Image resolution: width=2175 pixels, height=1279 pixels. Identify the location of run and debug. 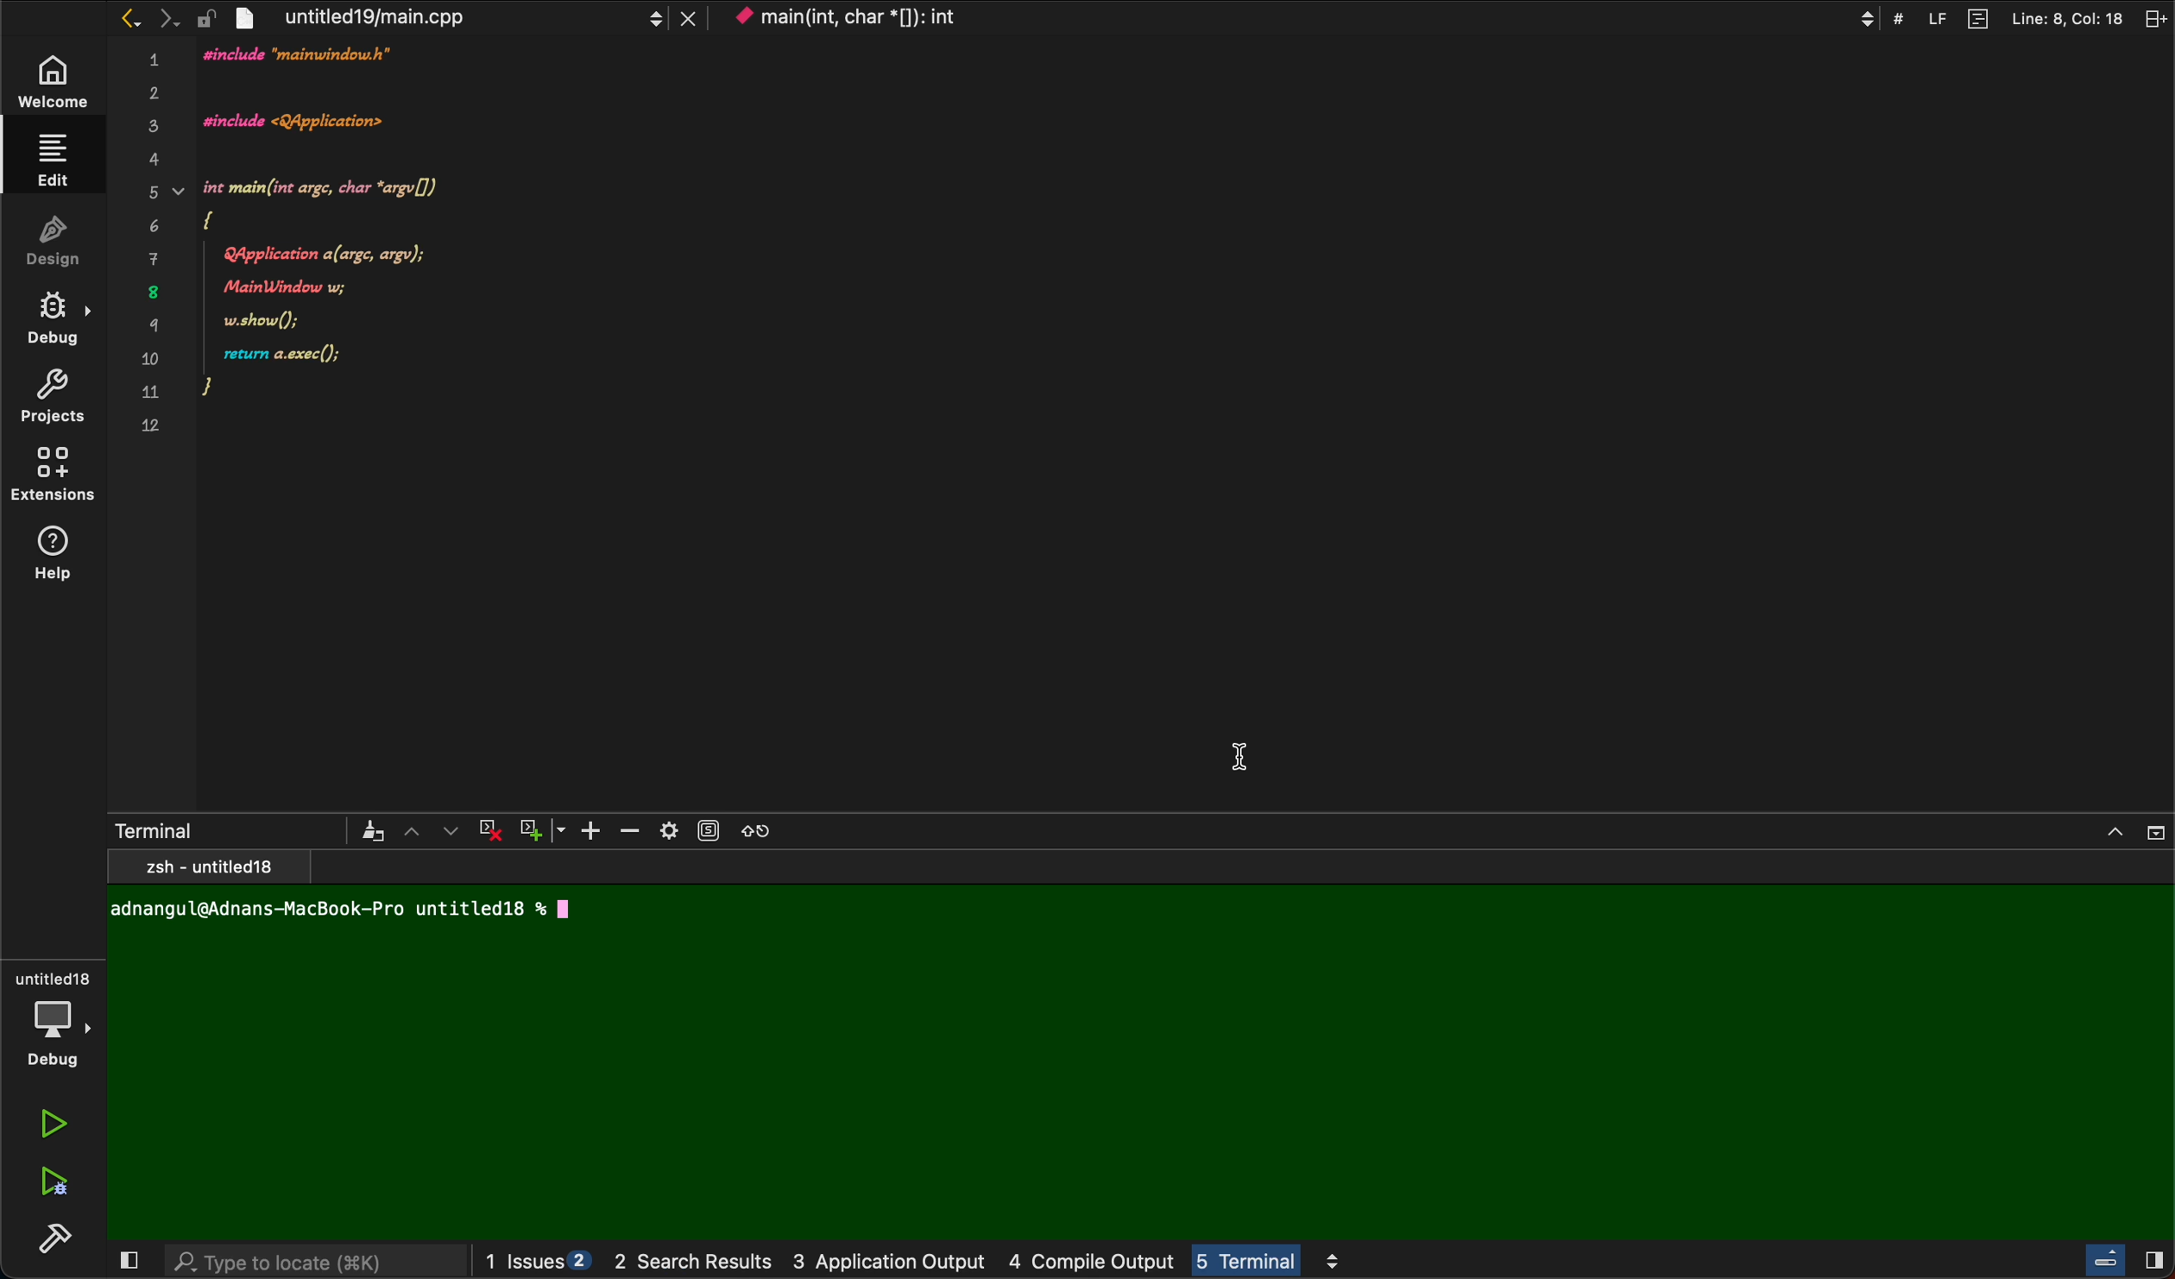
(52, 1181).